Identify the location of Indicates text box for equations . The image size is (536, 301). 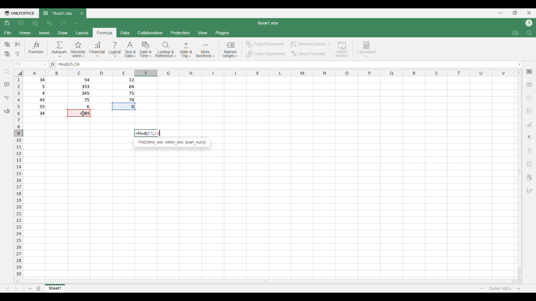
(52, 64).